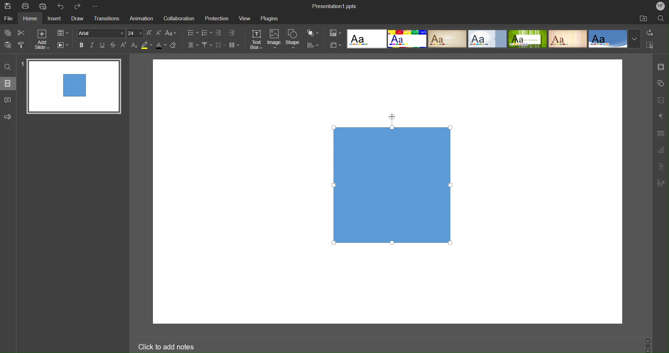 This screenshot has height=353, width=669. What do you see at coordinates (105, 18) in the screenshot?
I see `Transitions` at bounding box center [105, 18].